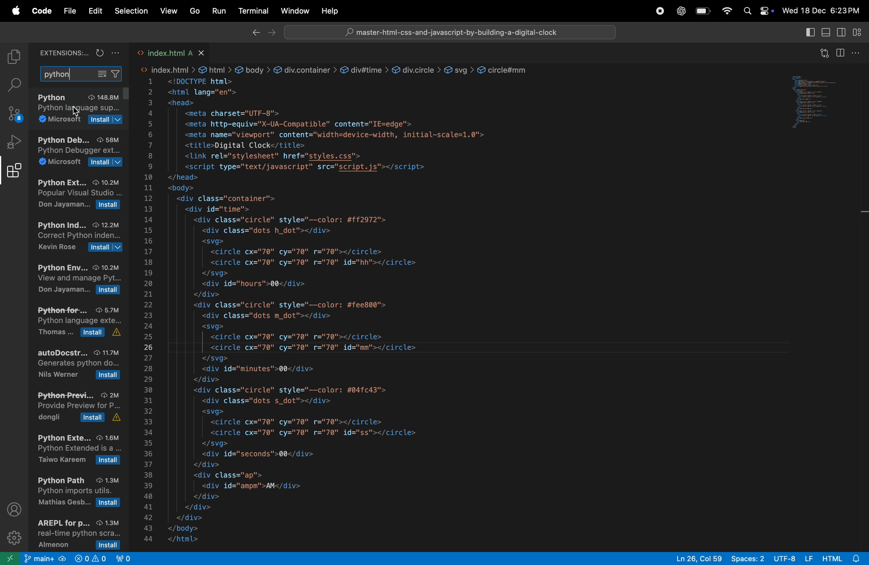 The image size is (869, 565). I want to click on primary side bar, so click(810, 32).